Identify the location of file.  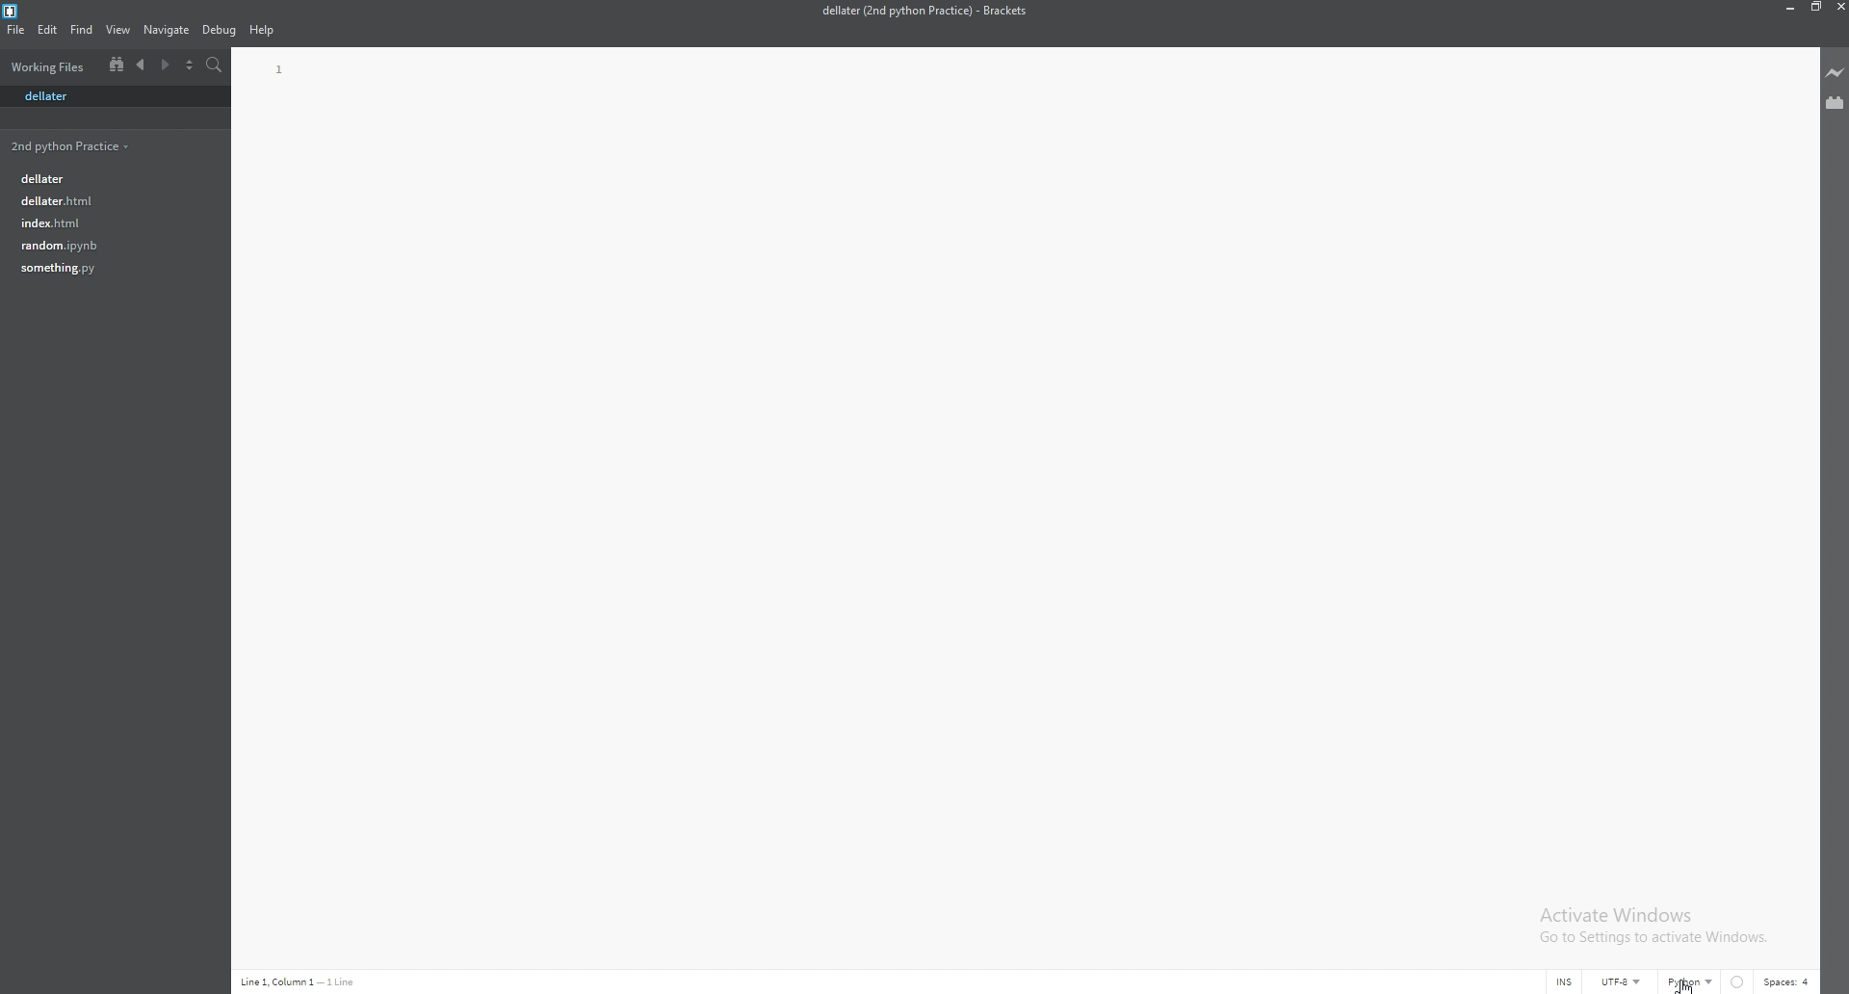
(105, 222).